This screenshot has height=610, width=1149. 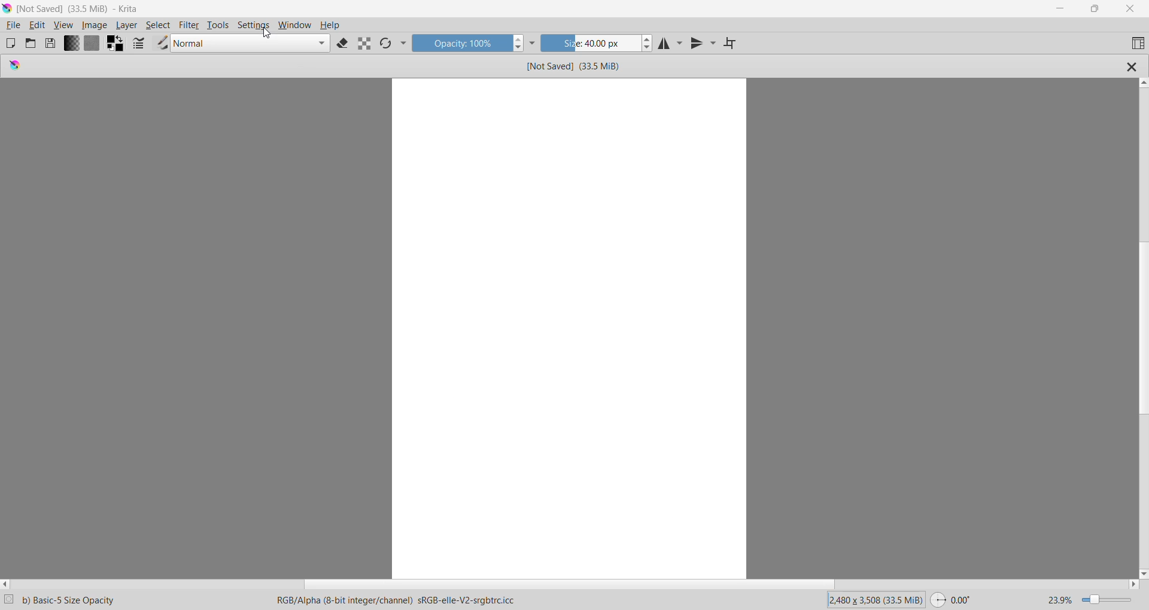 I want to click on cursor, so click(x=268, y=36).